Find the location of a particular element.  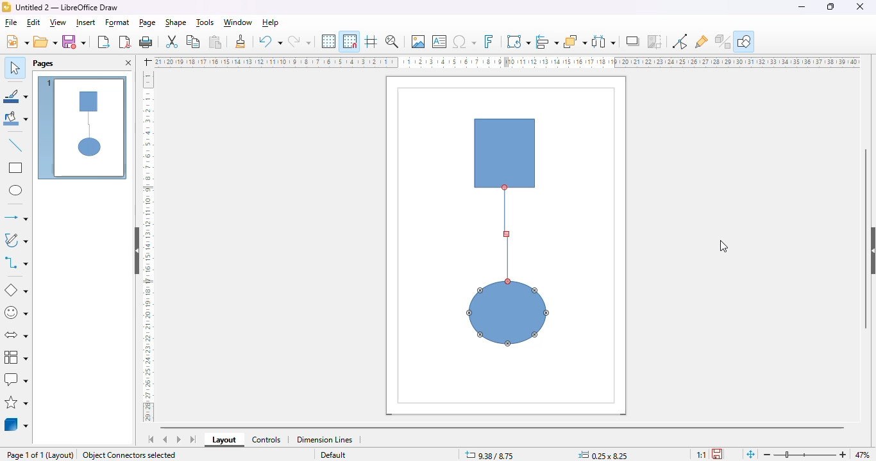

3D objects is located at coordinates (17, 424).